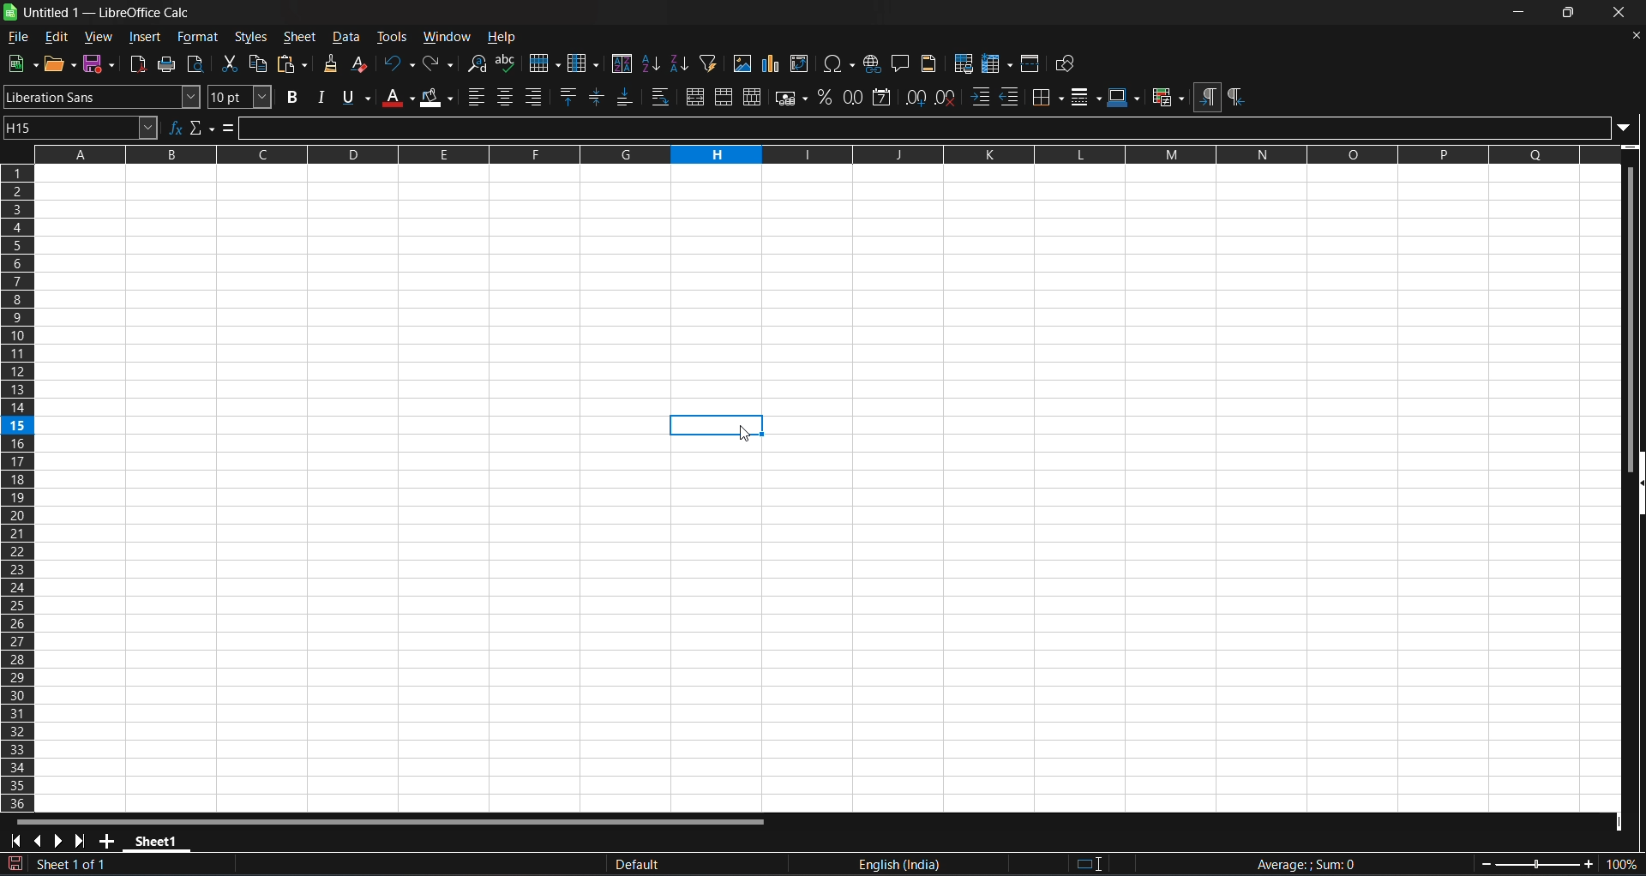 The height and width of the screenshot is (876, 1646). Describe the element at coordinates (477, 98) in the screenshot. I see `align left` at that location.